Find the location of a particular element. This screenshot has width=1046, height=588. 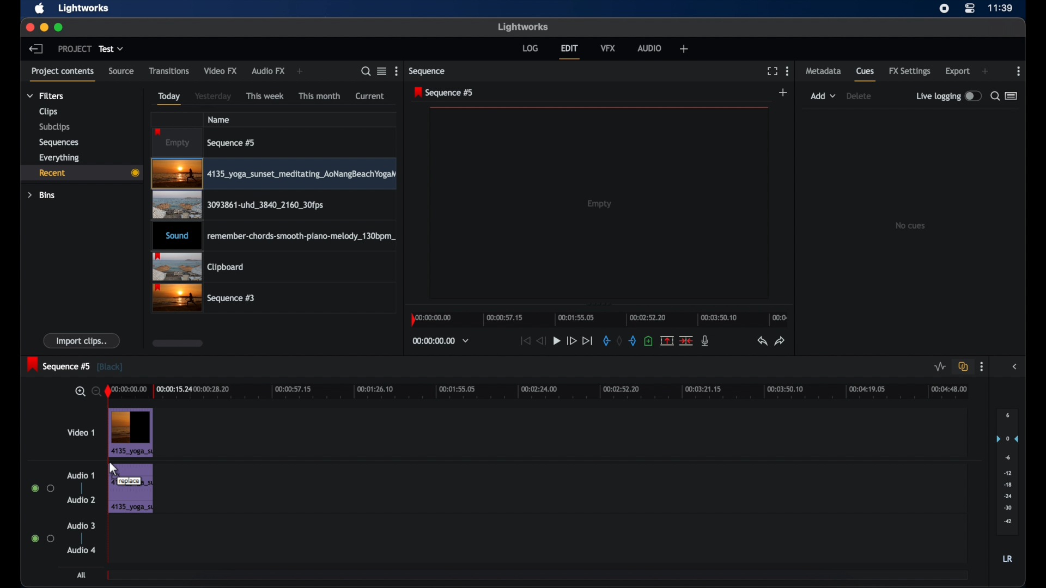

in mark is located at coordinates (605, 341).